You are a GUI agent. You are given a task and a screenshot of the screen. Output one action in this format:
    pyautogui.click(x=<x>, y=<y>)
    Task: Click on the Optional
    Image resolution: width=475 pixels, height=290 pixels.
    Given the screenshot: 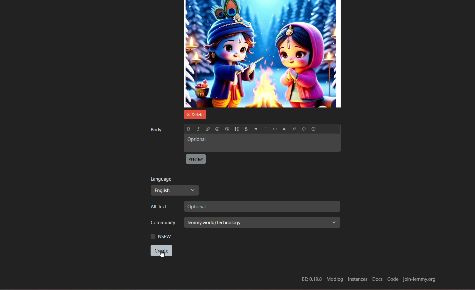 What is the action you would take?
    pyautogui.click(x=261, y=206)
    